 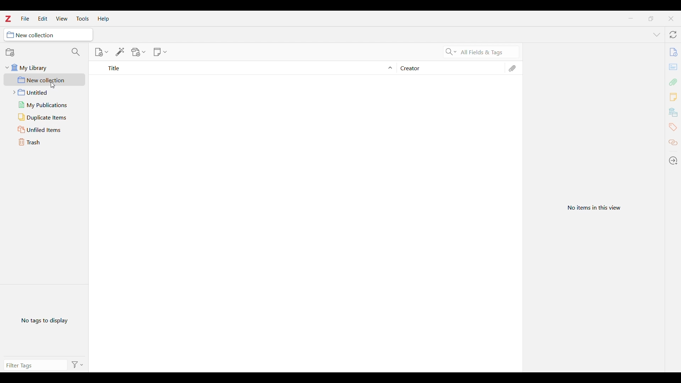 What do you see at coordinates (673, 52) in the screenshot?
I see `Add new item` at bounding box center [673, 52].